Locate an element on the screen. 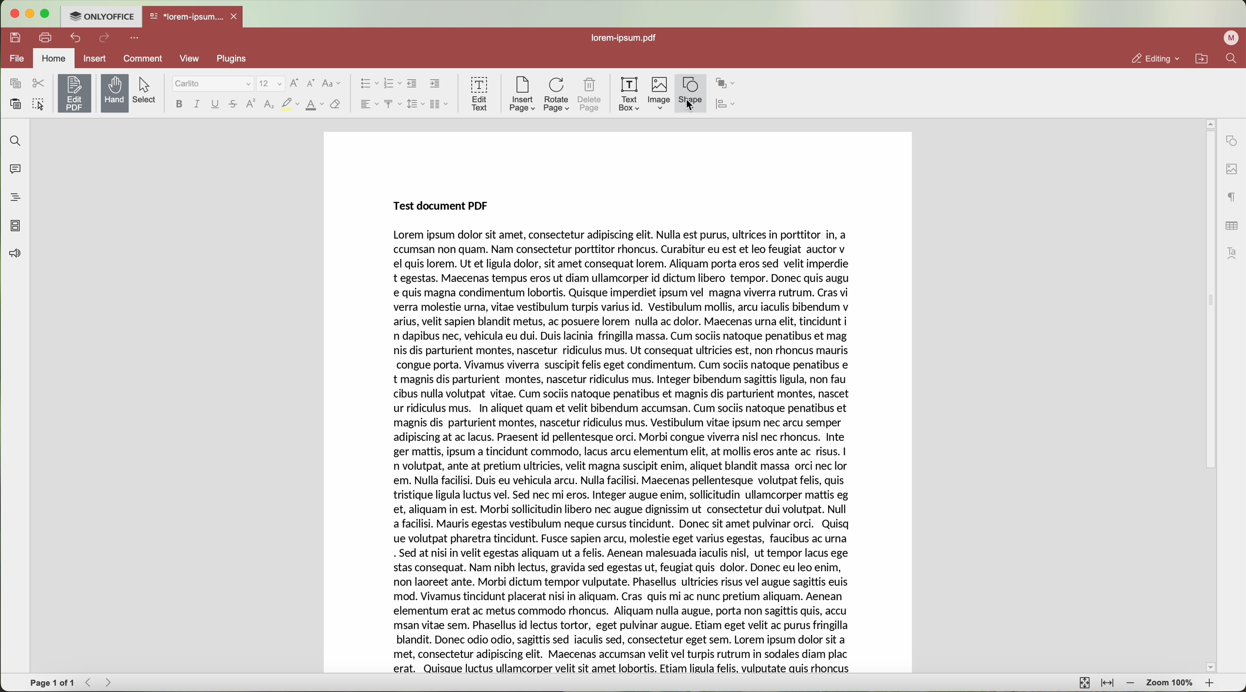 This screenshot has height=692, width=1246. table settings is located at coordinates (1231, 224).